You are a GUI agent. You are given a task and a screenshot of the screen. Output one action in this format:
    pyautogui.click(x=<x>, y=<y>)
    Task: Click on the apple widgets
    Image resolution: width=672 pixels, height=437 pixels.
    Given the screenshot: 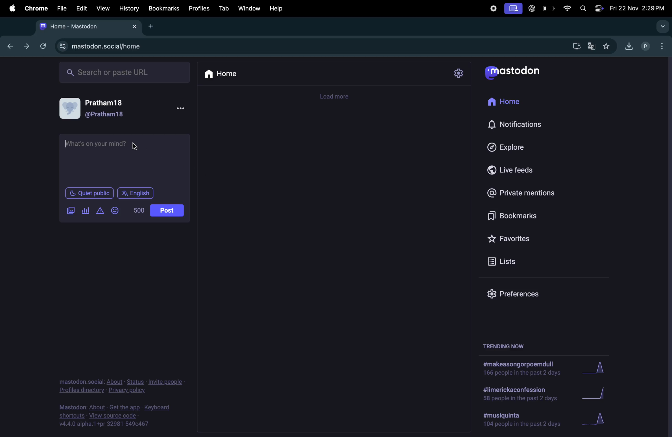 What is the action you would take?
    pyautogui.click(x=592, y=8)
    